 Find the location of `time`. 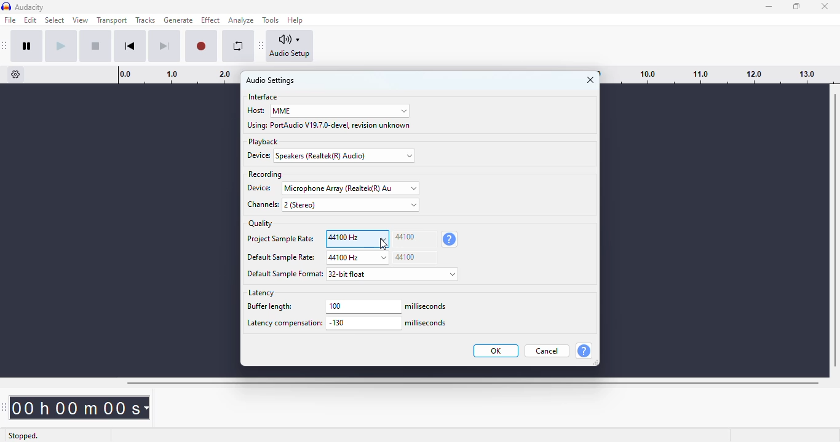

time is located at coordinates (82, 407).